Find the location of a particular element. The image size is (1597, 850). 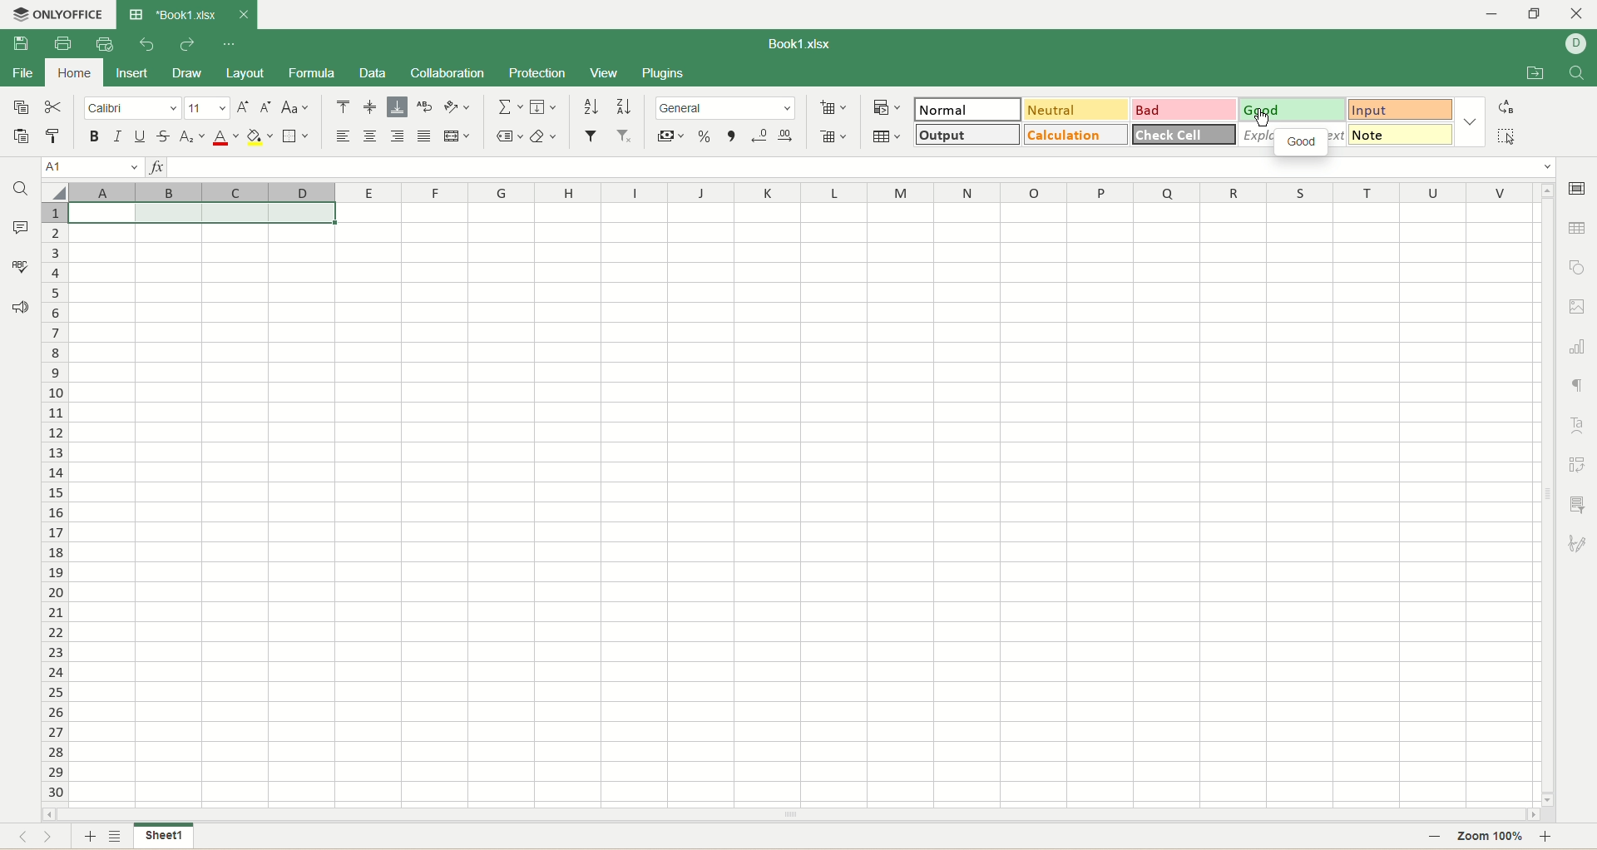

print is located at coordinates (62, 43).